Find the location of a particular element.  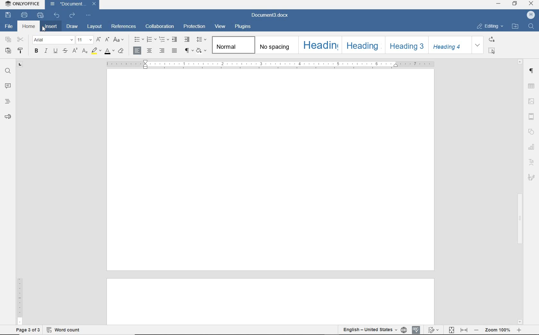

Signature is located at coordinates (531, 178).